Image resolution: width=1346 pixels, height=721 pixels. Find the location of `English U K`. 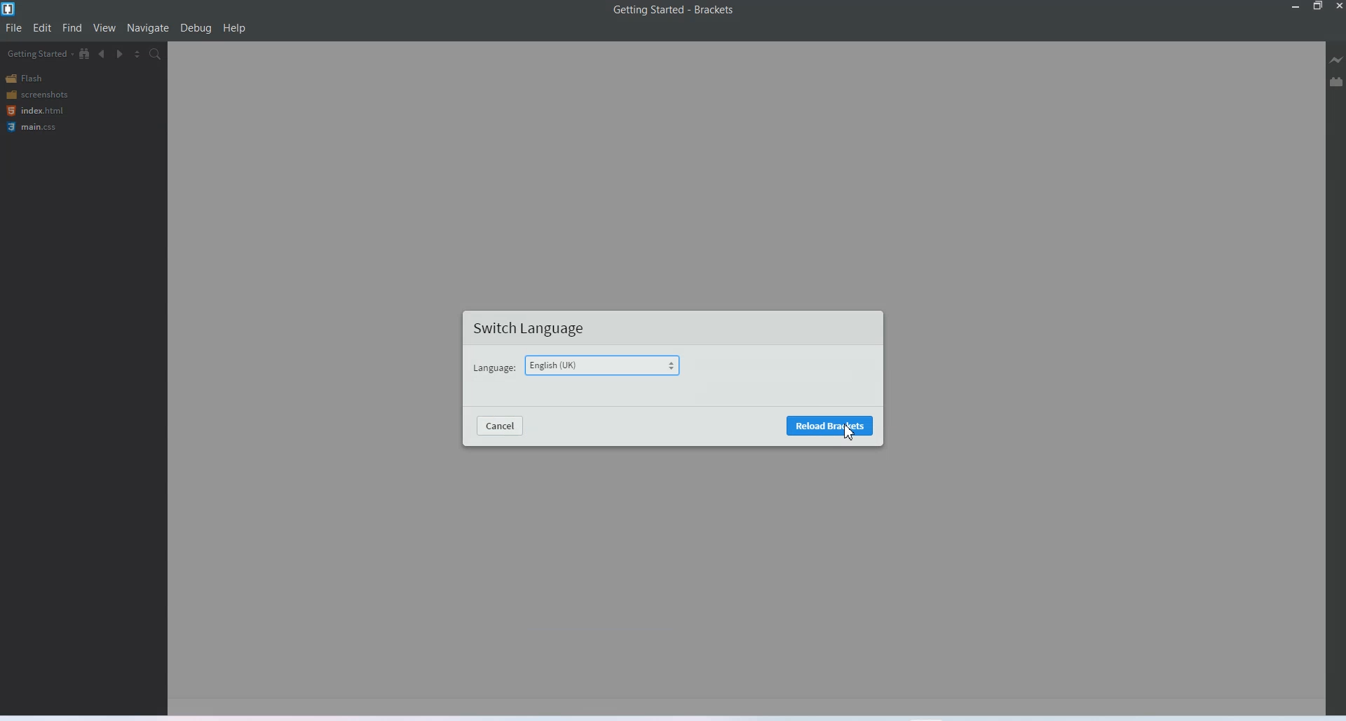

English U K is located at coordinates (606, 365).